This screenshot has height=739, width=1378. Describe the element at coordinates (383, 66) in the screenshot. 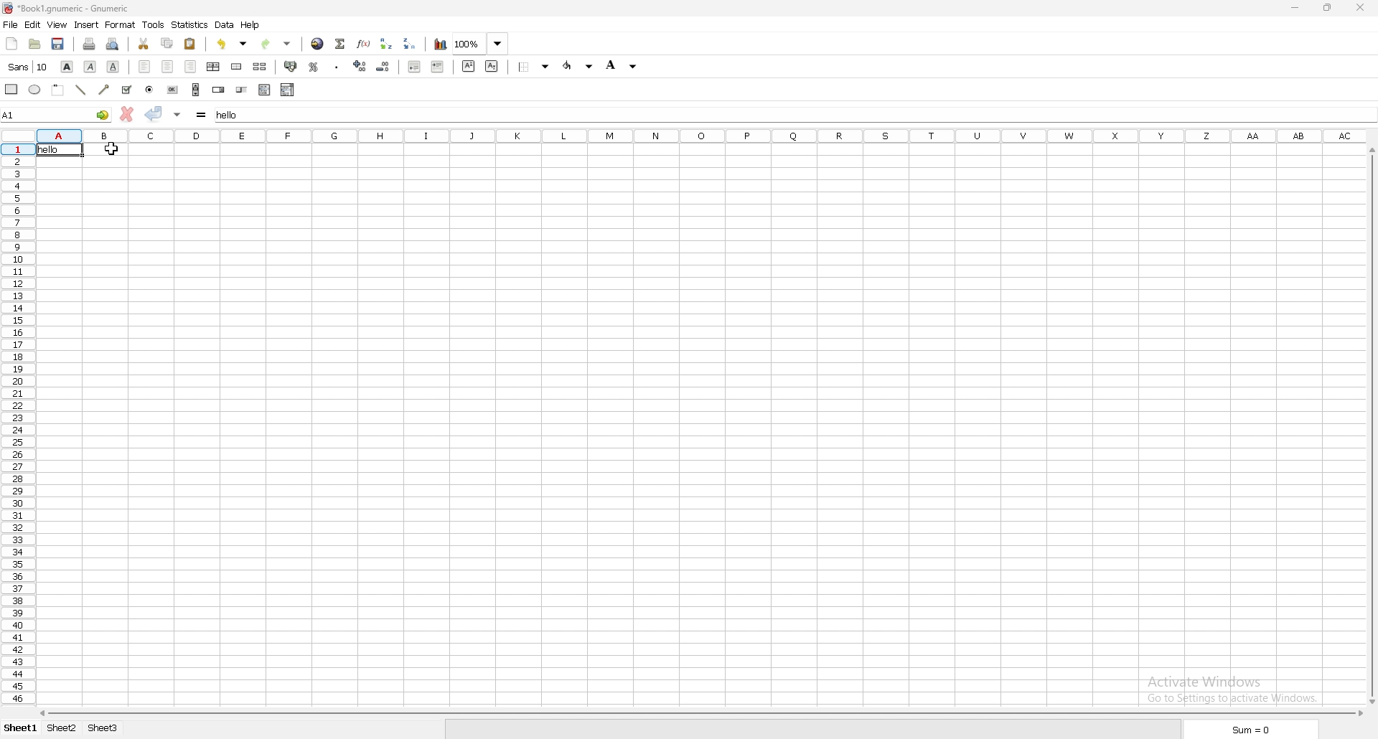

I see `decrease decimal number` at that location.